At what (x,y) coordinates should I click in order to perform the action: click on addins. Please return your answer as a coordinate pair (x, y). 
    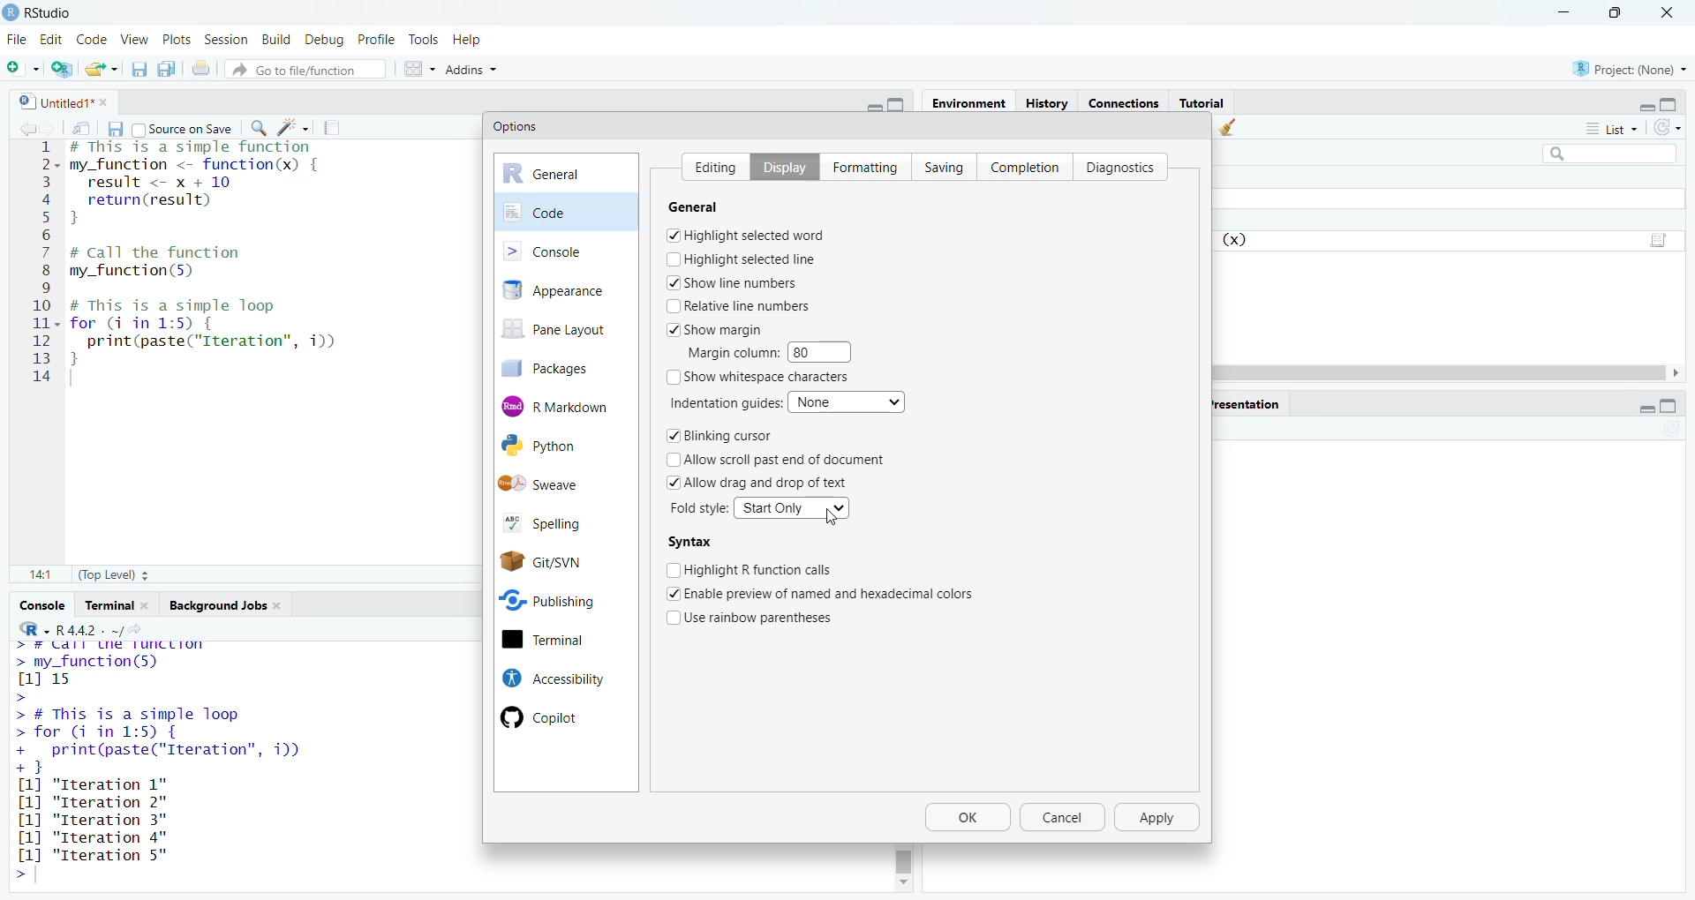
    Looking at the image, I should click on (471, 68).